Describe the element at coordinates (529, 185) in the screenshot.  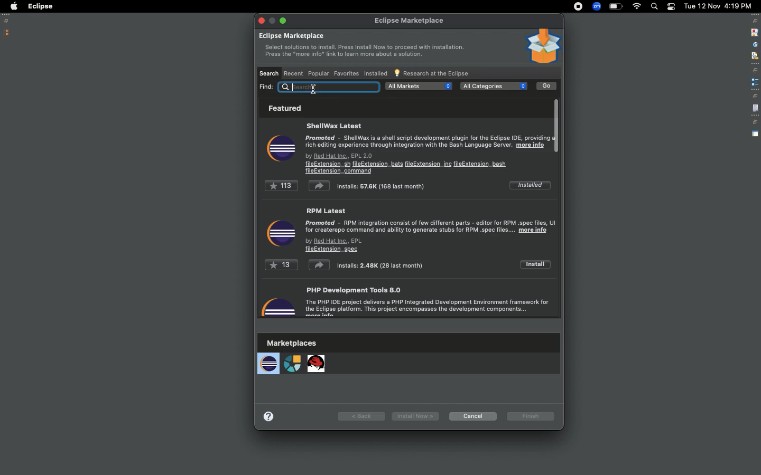
I see `Installed` at that location.